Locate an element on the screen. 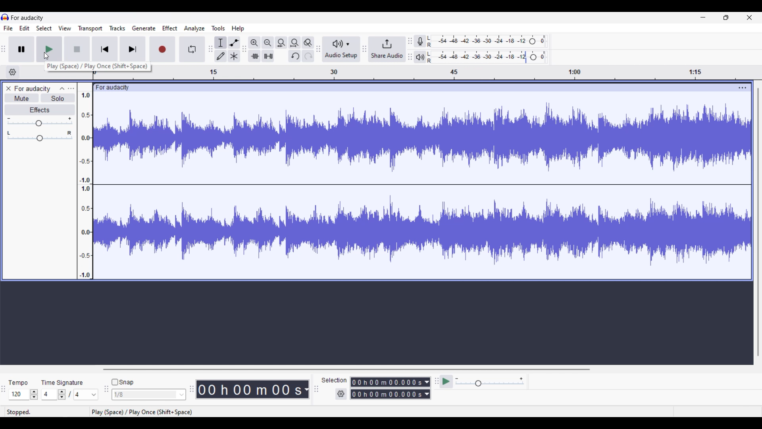 Image resolution: width=762 pixels, height=429 pixels. Zoom in is located at coordinates (254, 43).